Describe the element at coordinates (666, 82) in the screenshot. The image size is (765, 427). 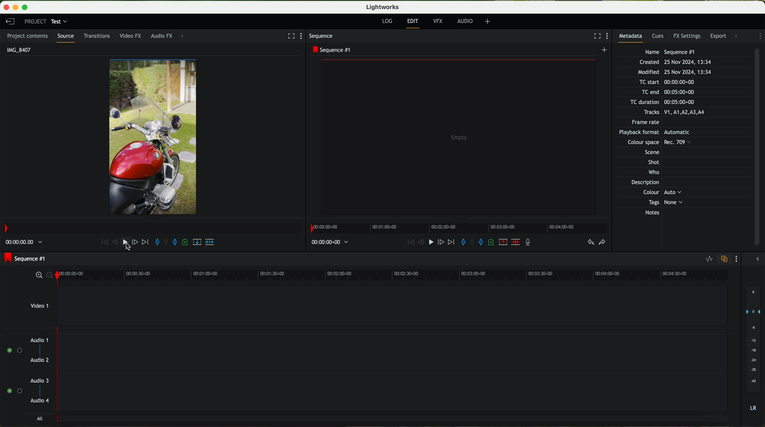
I see `TC start` at that location.